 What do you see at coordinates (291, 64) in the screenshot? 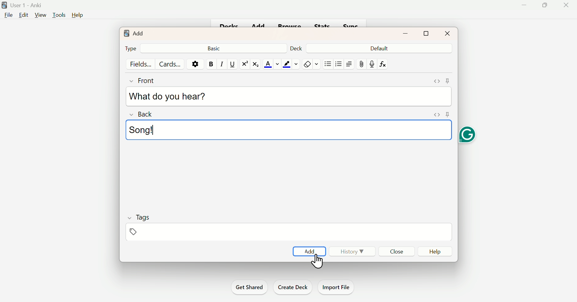
I see `Text Highlighting Color` at bounding box center [291, 64].